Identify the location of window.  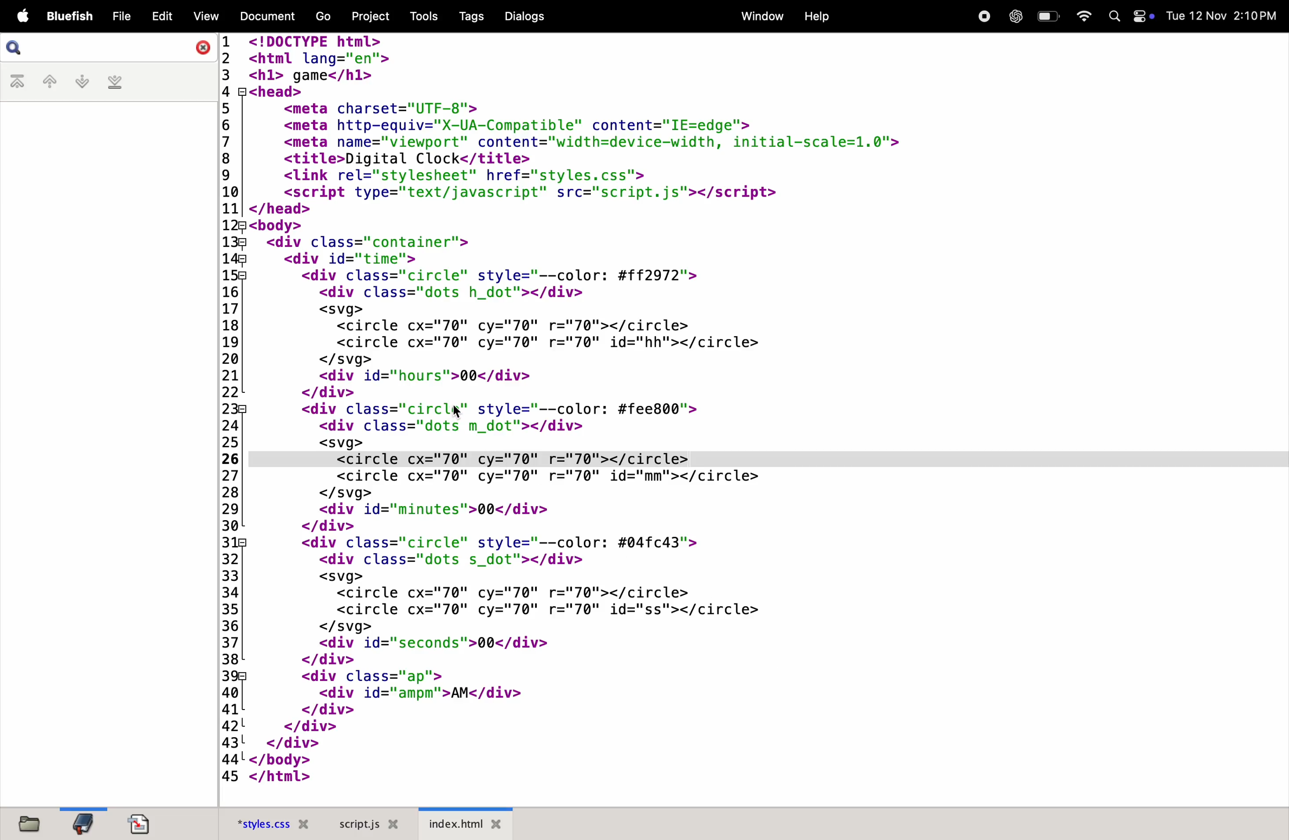
(758, 16).